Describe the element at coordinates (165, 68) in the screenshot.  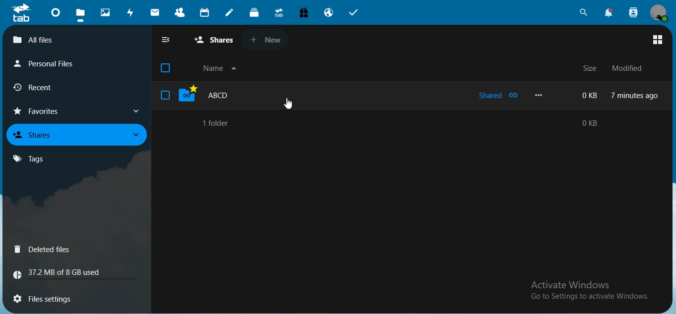
I see `check box` at that location.